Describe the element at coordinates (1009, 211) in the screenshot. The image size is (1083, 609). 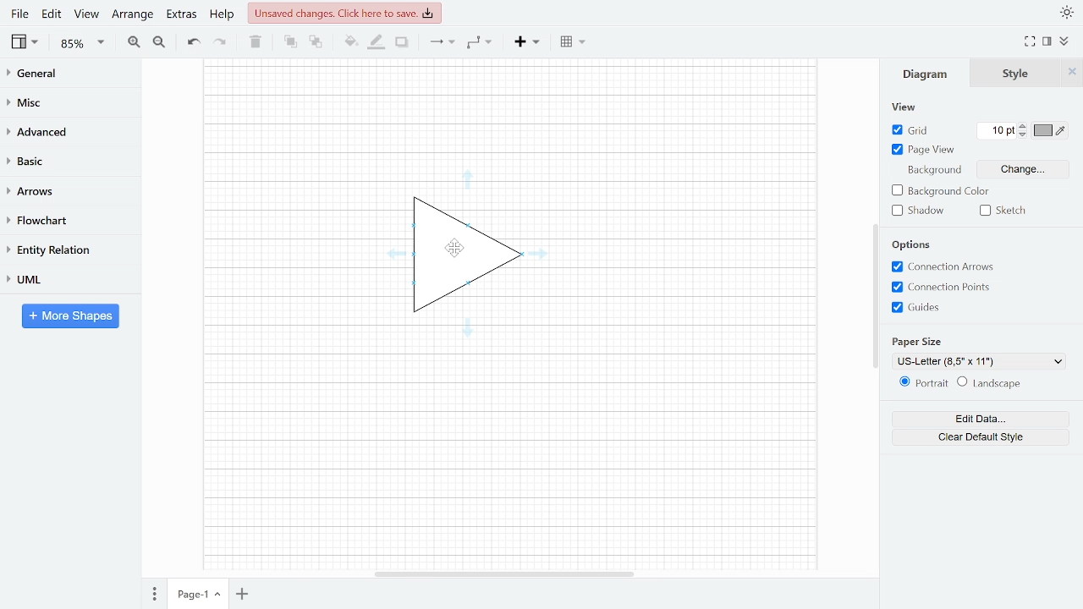
I see `Sketch` at that location.